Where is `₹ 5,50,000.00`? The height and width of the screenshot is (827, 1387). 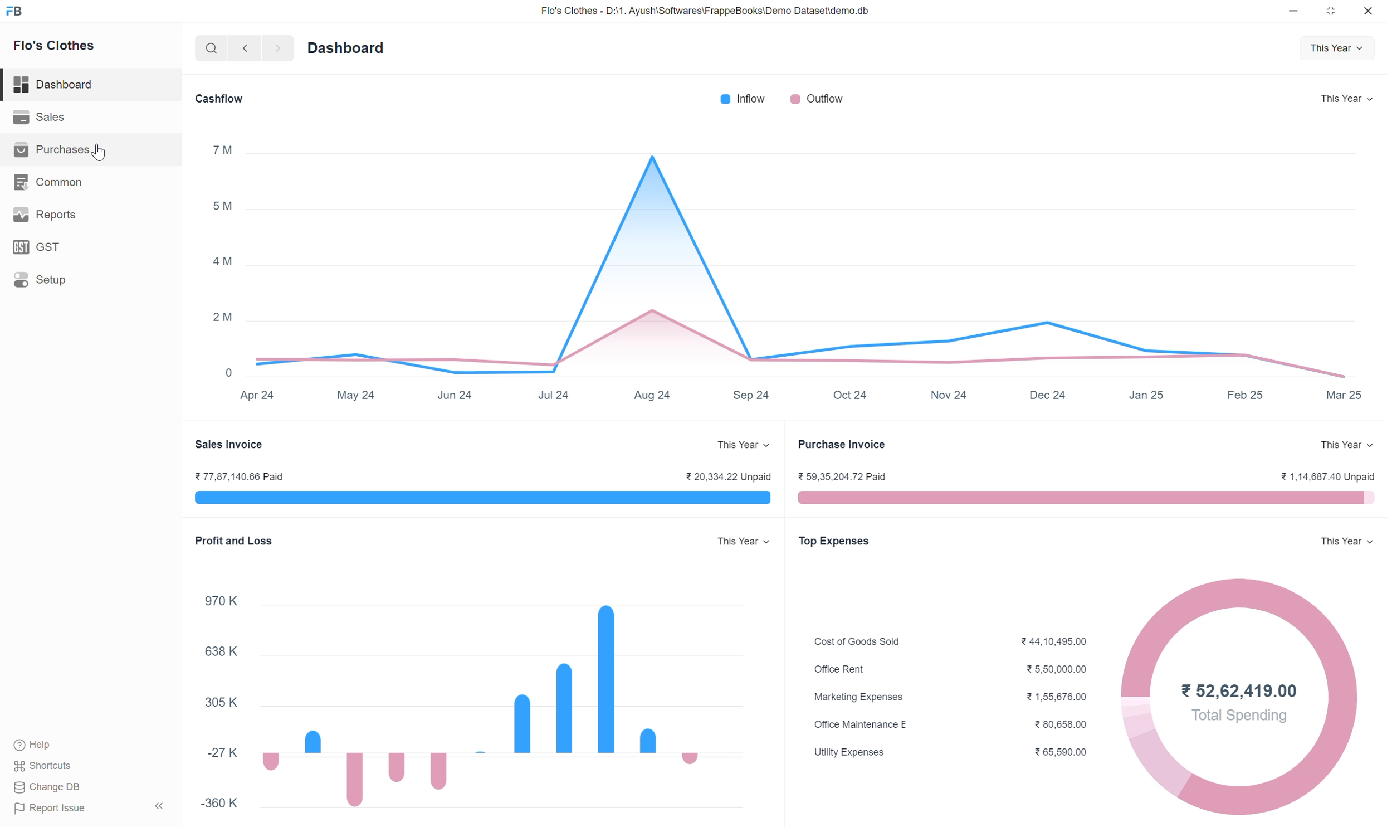
₹ 5,50,000.00 is located at coordinates (1054, 669).